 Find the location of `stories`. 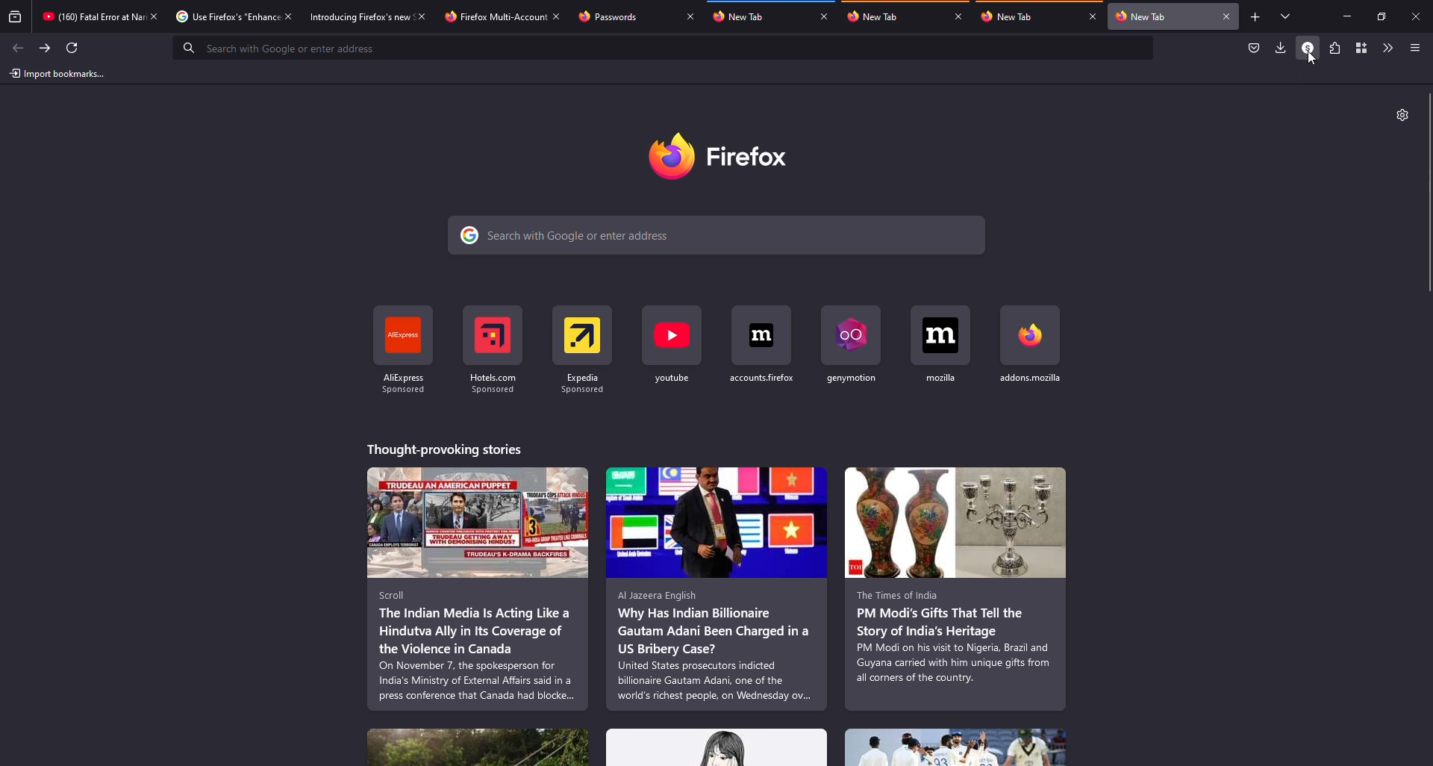

stories is located at coordinates (957, 588).